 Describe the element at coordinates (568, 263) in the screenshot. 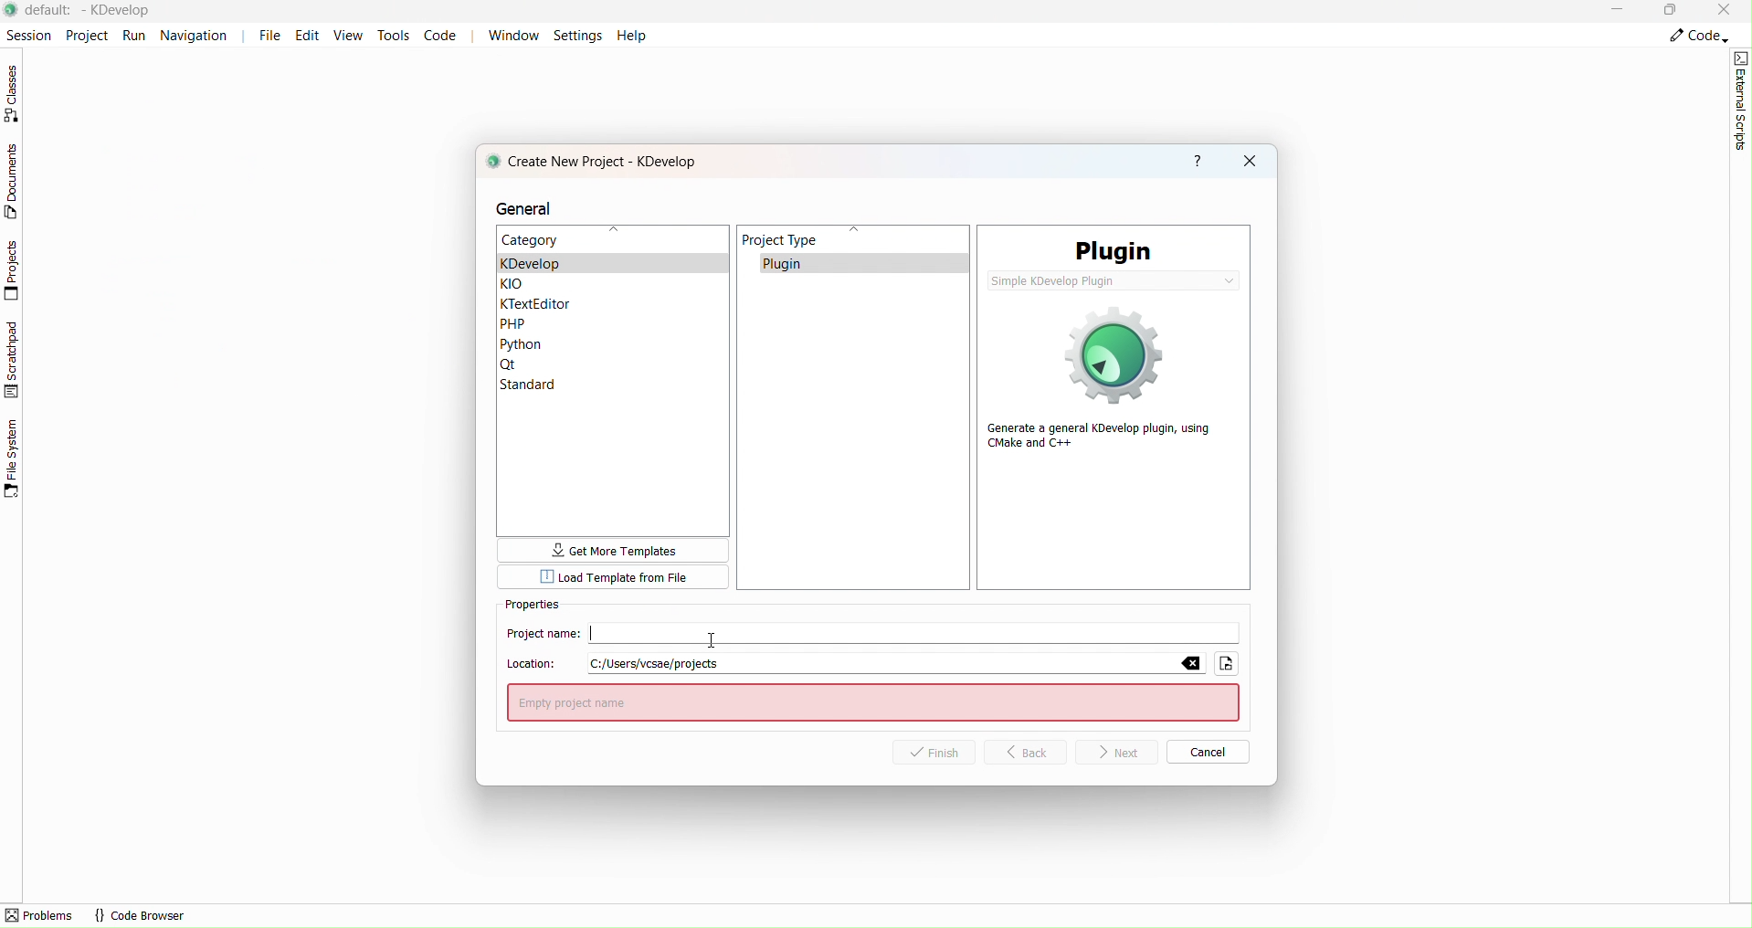

I see `kdevelop` at that location.